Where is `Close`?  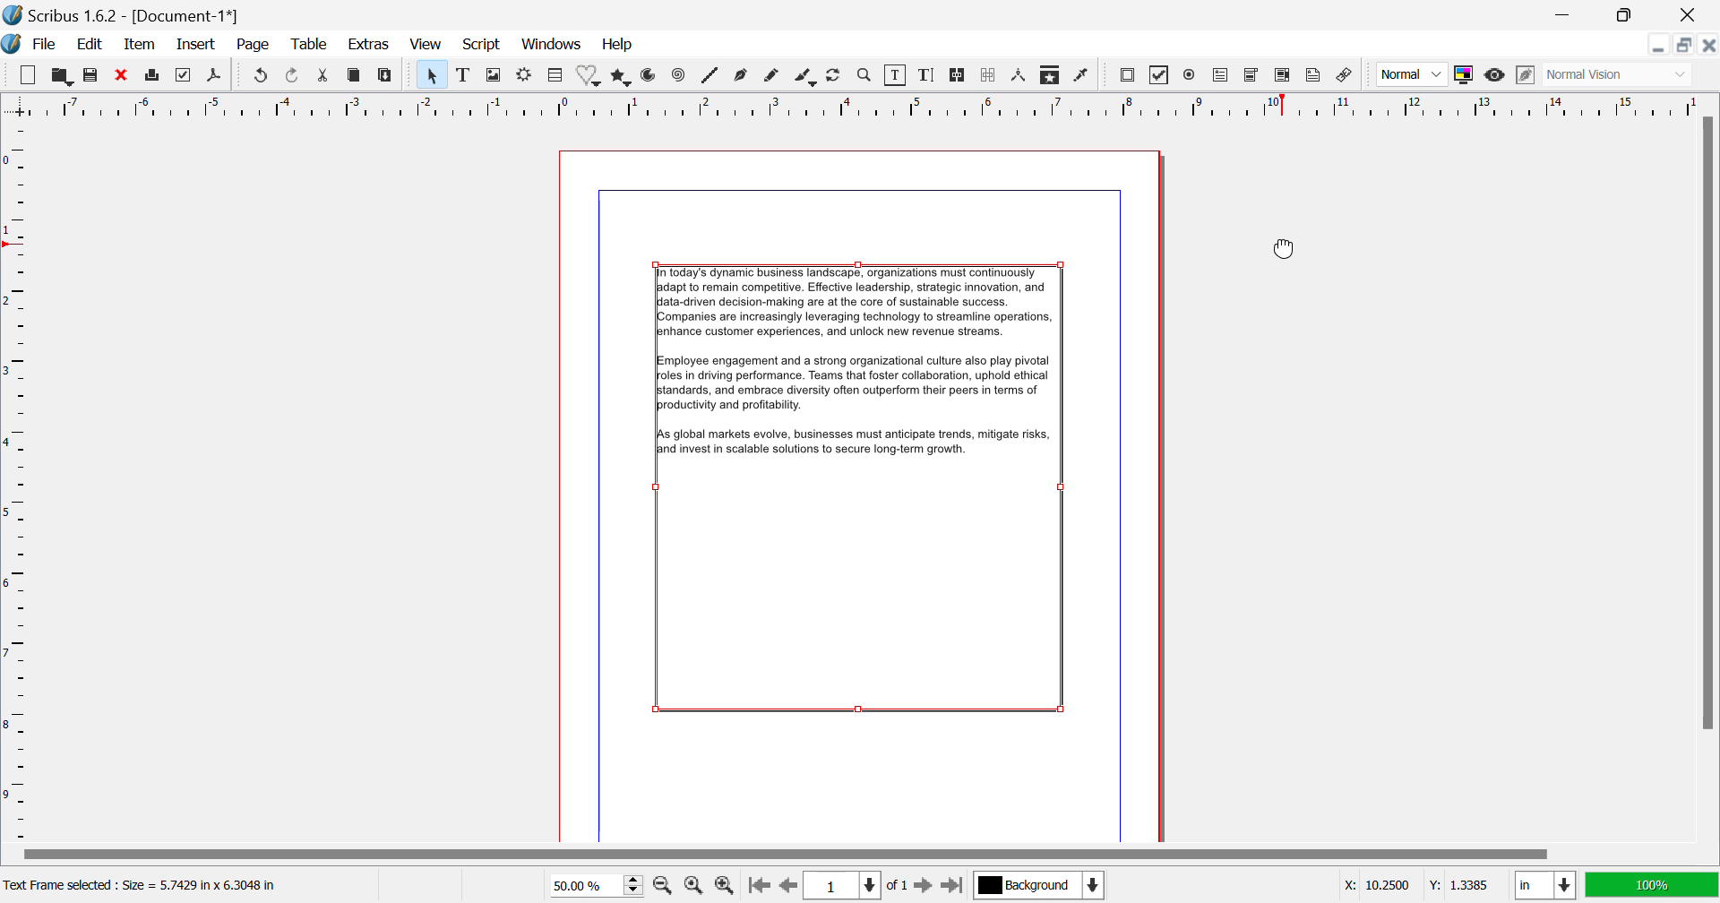
Close is located at coordinates (1690, 15).